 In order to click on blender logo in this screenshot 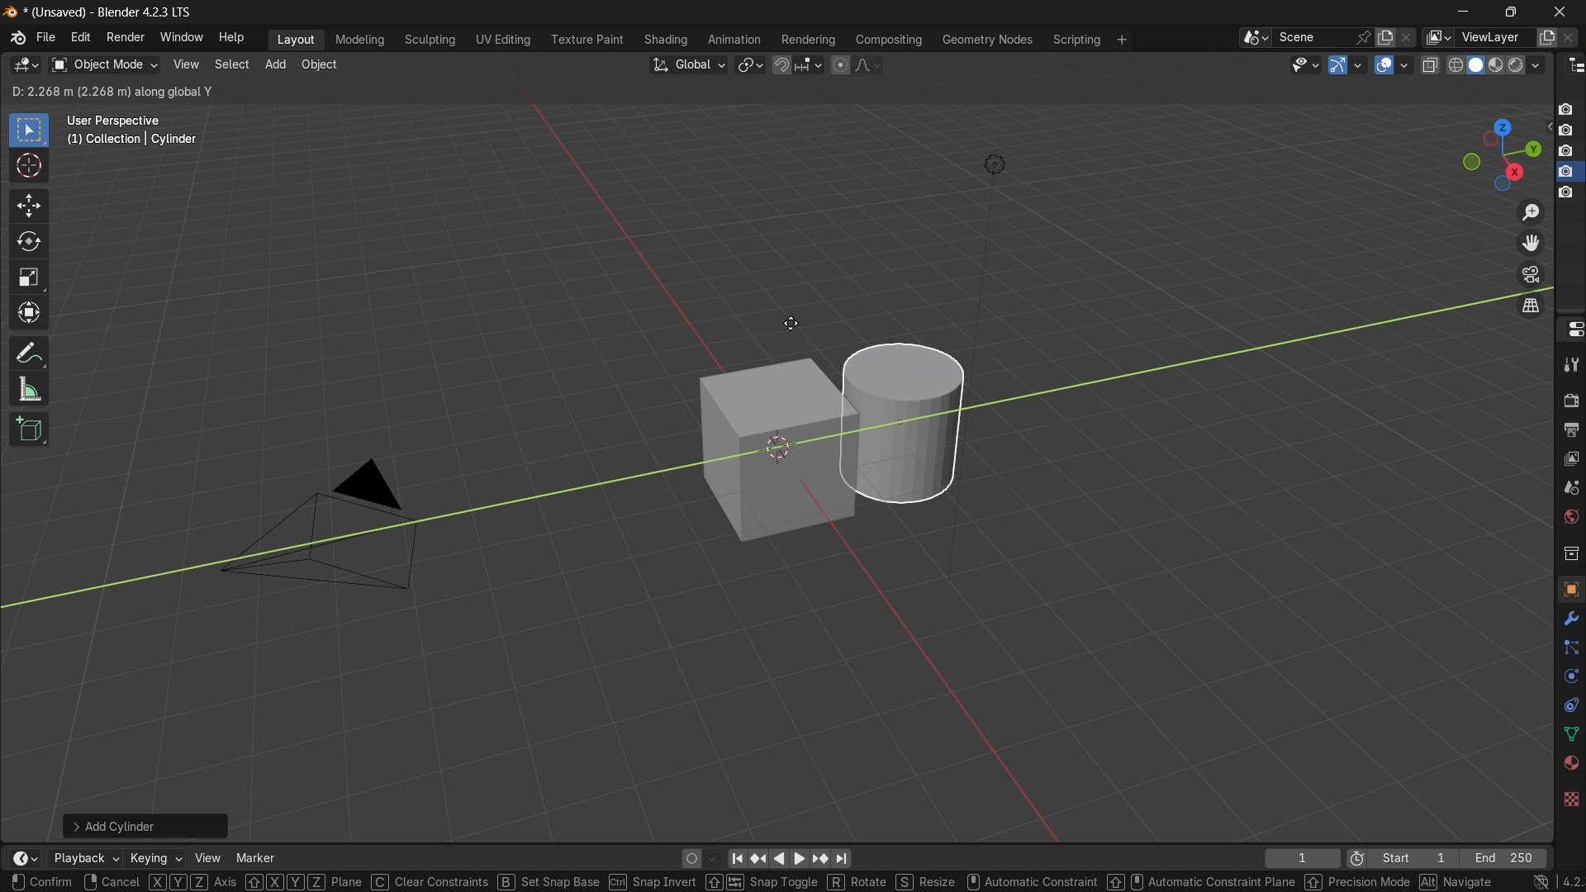, I will do `click(12, 12)`.